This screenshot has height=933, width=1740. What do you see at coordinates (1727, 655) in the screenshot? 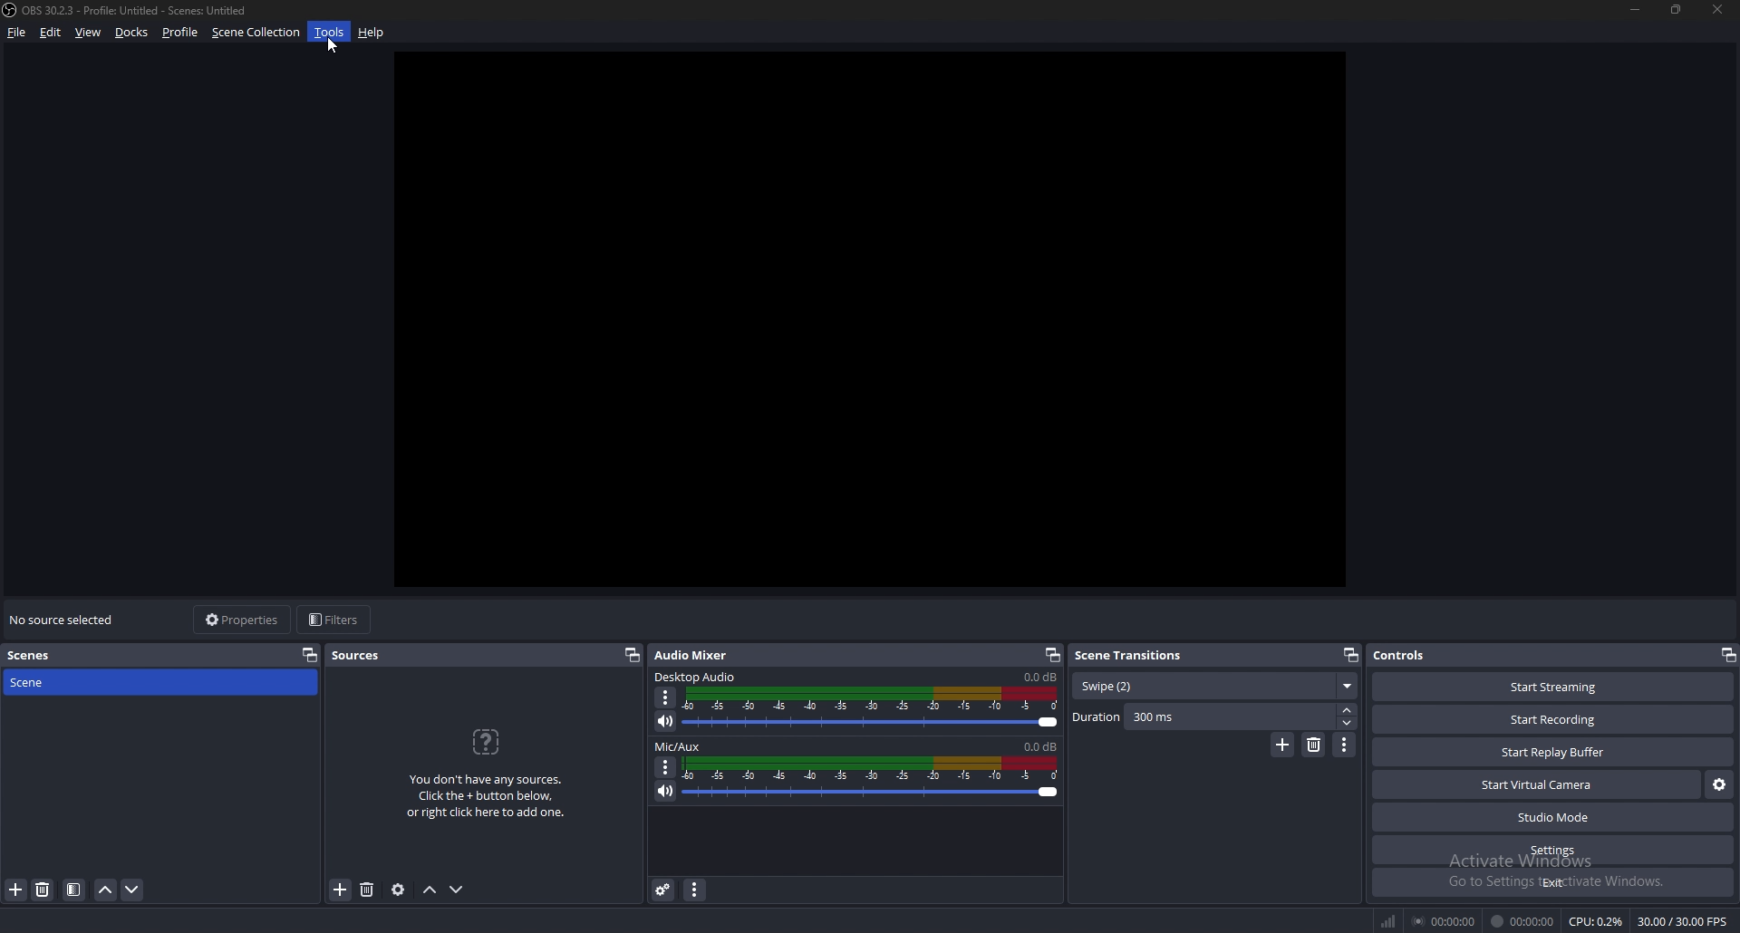
I see `pop out` at bounding box center [1727, 655].